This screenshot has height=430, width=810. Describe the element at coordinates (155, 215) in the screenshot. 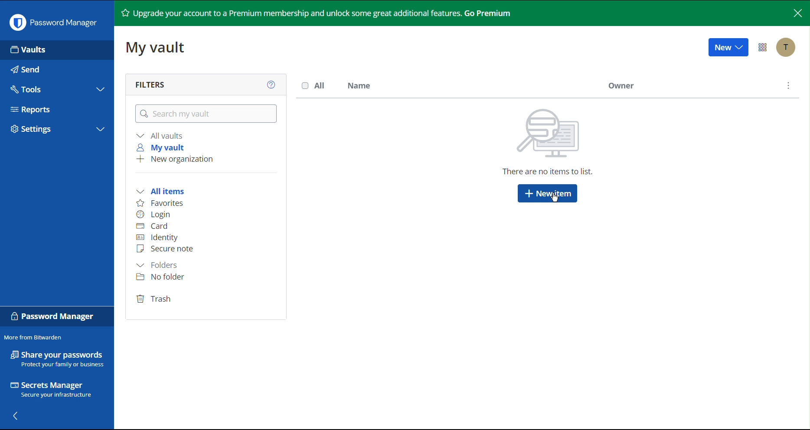

I see `Login` at that location.